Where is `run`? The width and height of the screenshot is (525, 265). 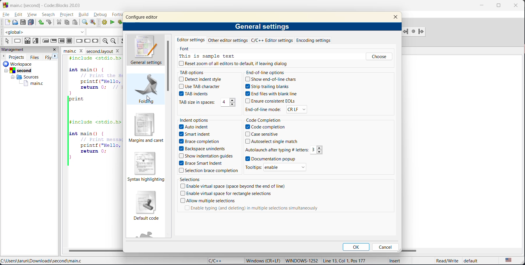
run is located at coordinates (113, 23).